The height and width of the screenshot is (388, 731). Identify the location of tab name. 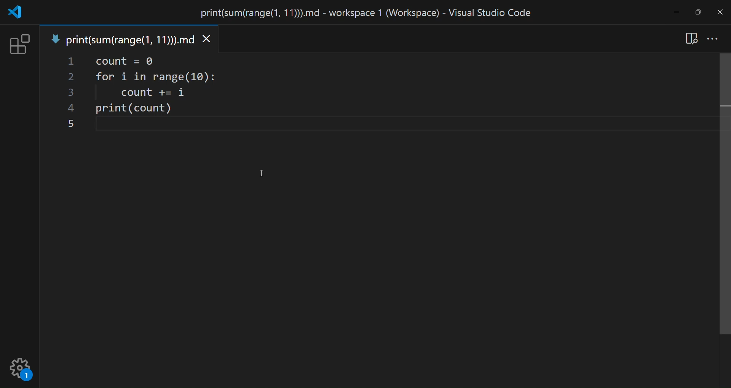
(120, 38).